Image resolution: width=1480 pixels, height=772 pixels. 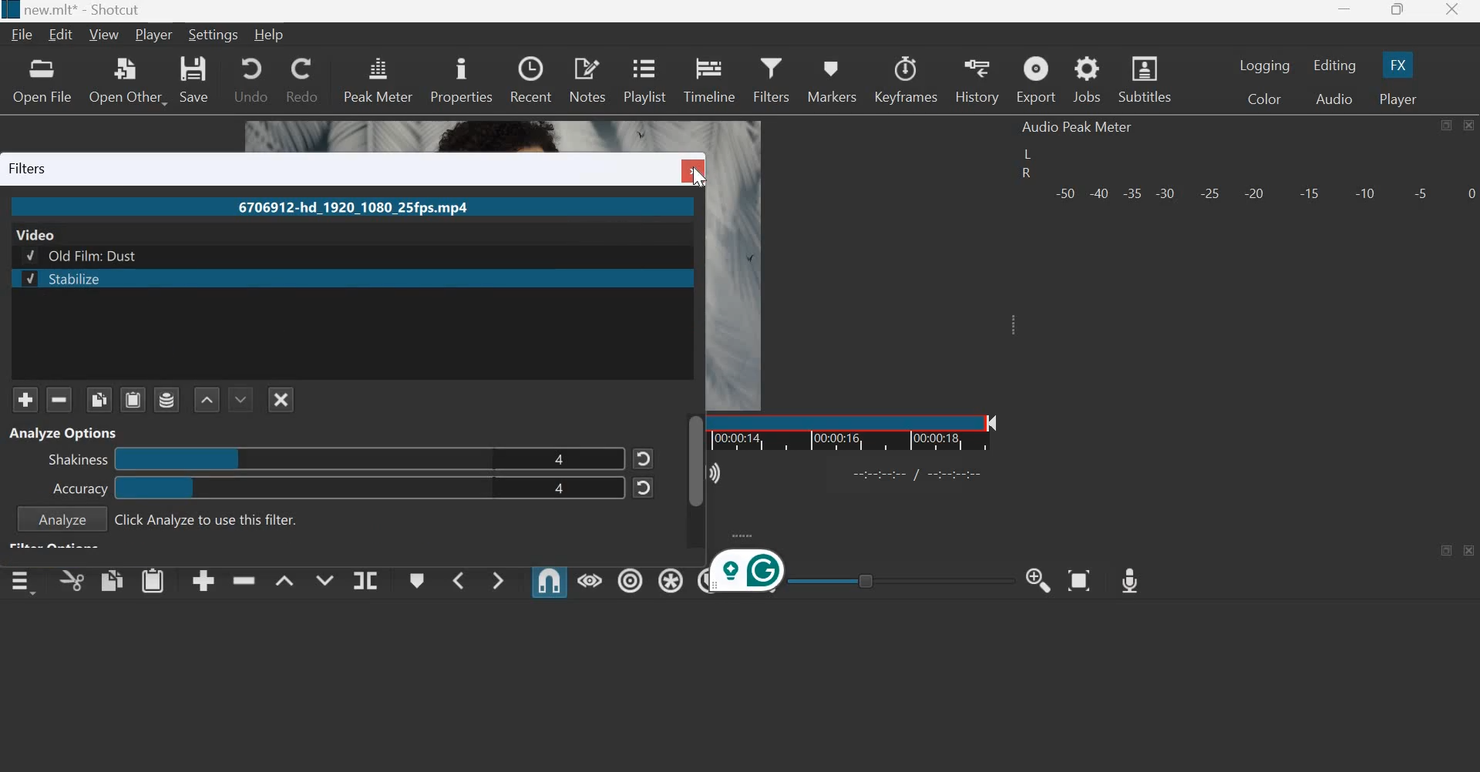 What do you see at coordinates (1335, 98) in the screenshot?
I see `Audio` at bounding box center [1335, 98].